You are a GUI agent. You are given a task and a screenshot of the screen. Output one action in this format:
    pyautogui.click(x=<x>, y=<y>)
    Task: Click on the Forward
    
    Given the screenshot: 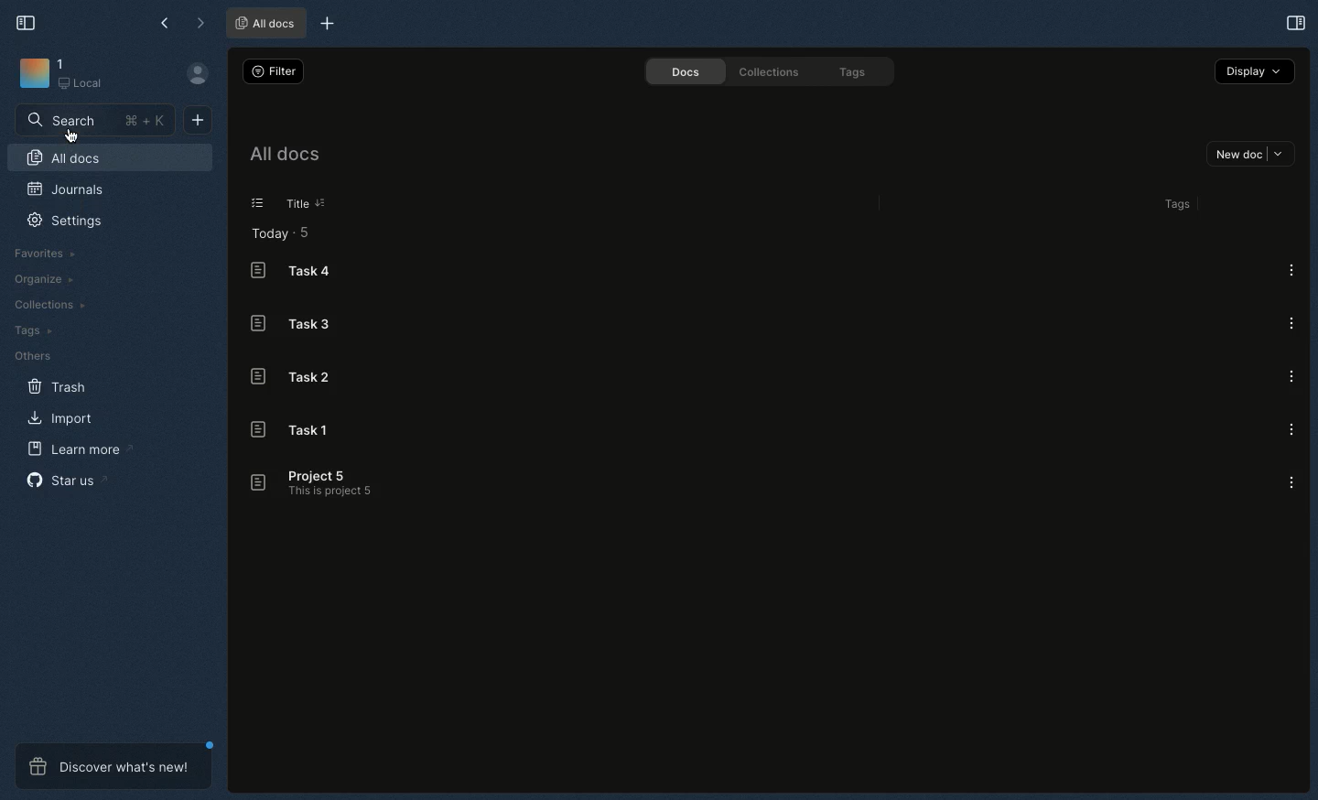 What is the action you would take?
    pyautogui.click(x=197, y=20)
    